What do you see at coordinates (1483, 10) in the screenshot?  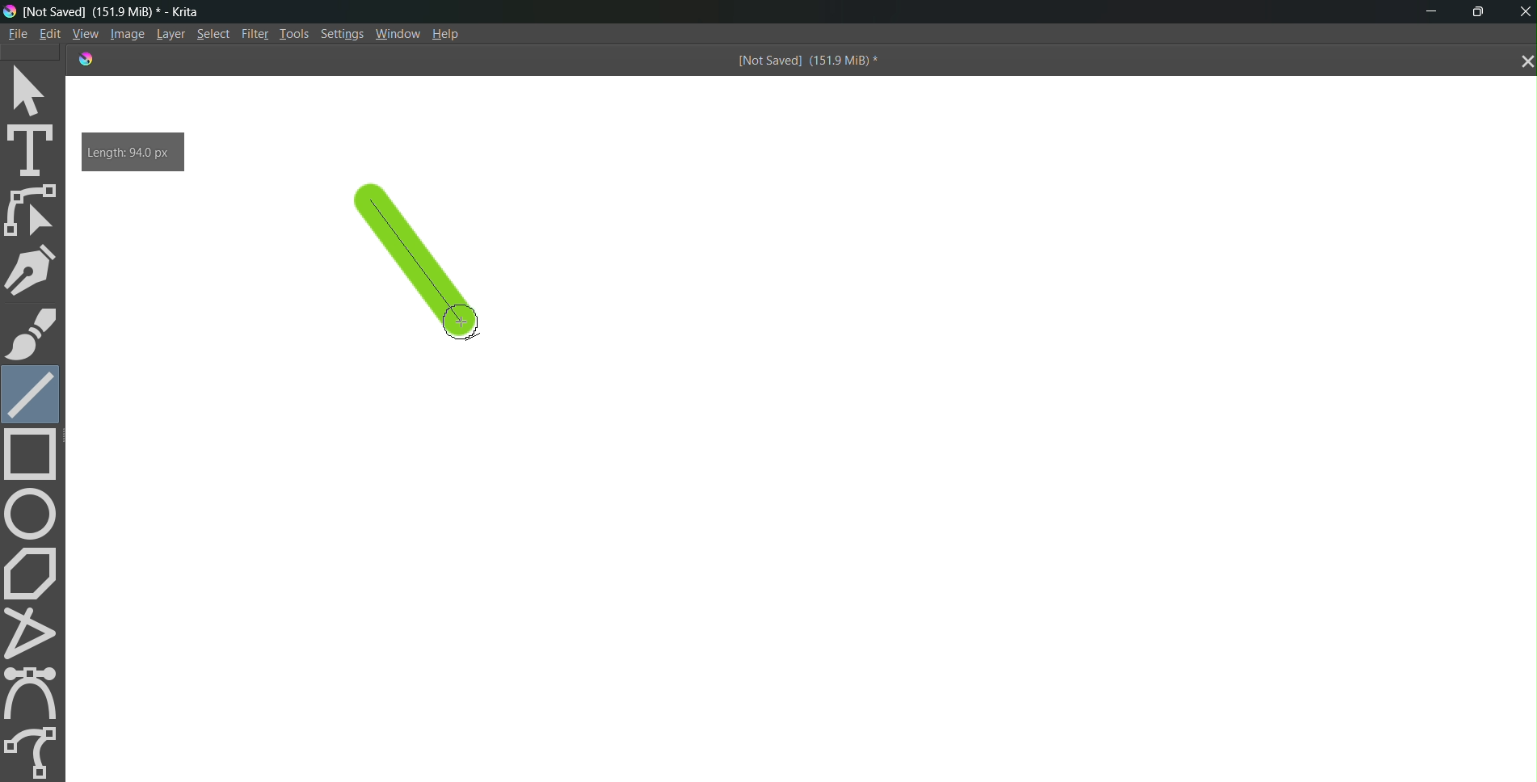 I see `maximize` at bounding box center [1483, 10].